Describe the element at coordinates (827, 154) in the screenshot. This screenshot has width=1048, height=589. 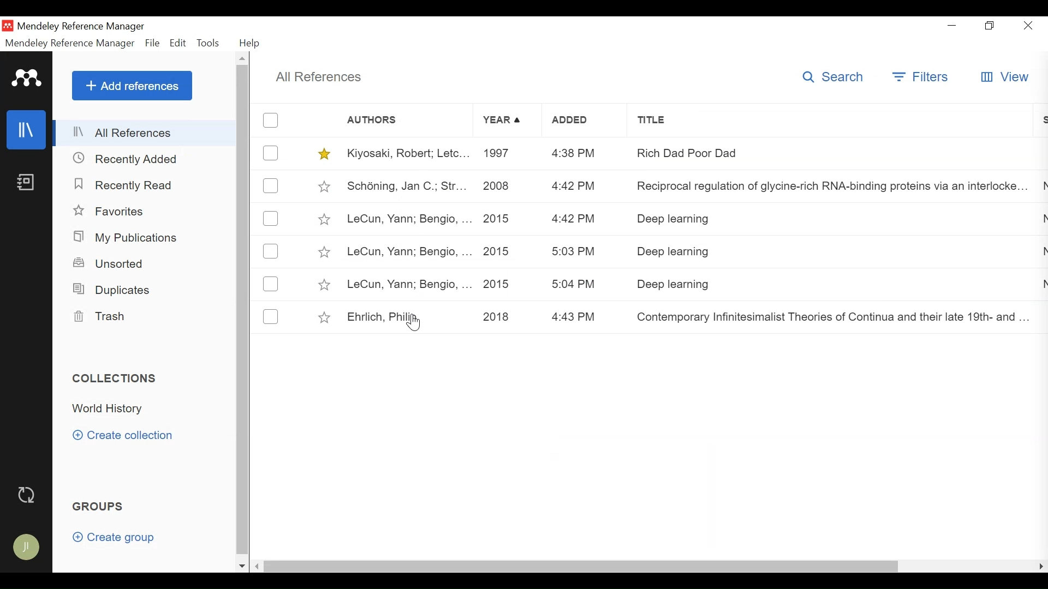
I see `Rich Dad Poor Dad` at that location.